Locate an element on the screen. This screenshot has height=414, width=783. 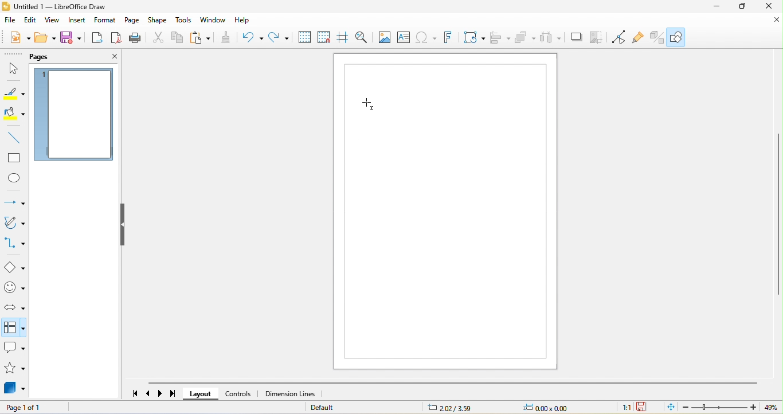
shape is located at coordinates (158, 21).